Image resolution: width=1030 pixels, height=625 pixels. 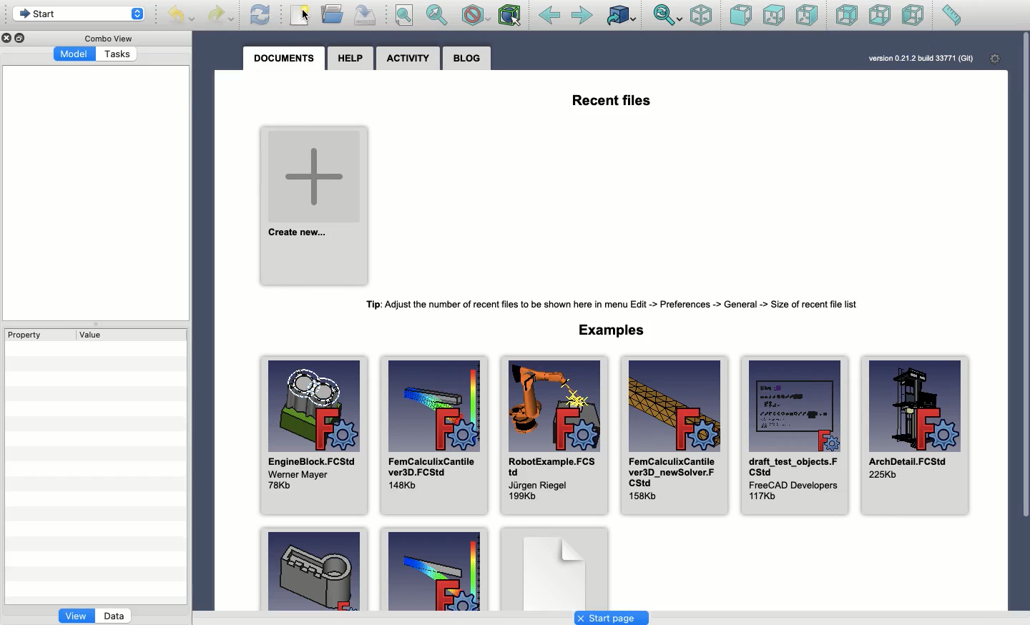 What do you see at coordinates (260, 15) in the screenshot?
I see `Refresh` at bounding box center [260, 15].